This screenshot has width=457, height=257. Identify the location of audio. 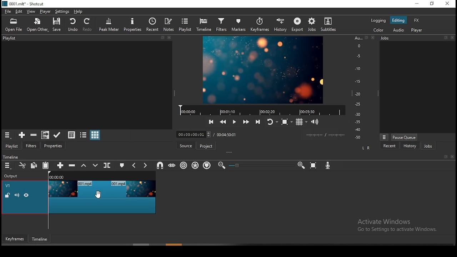
(397, 29).